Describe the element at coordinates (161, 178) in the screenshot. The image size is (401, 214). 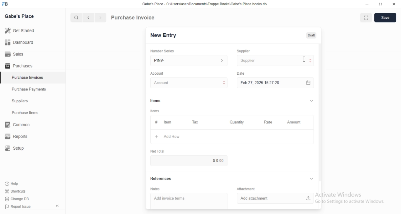
I see `References` at that location.